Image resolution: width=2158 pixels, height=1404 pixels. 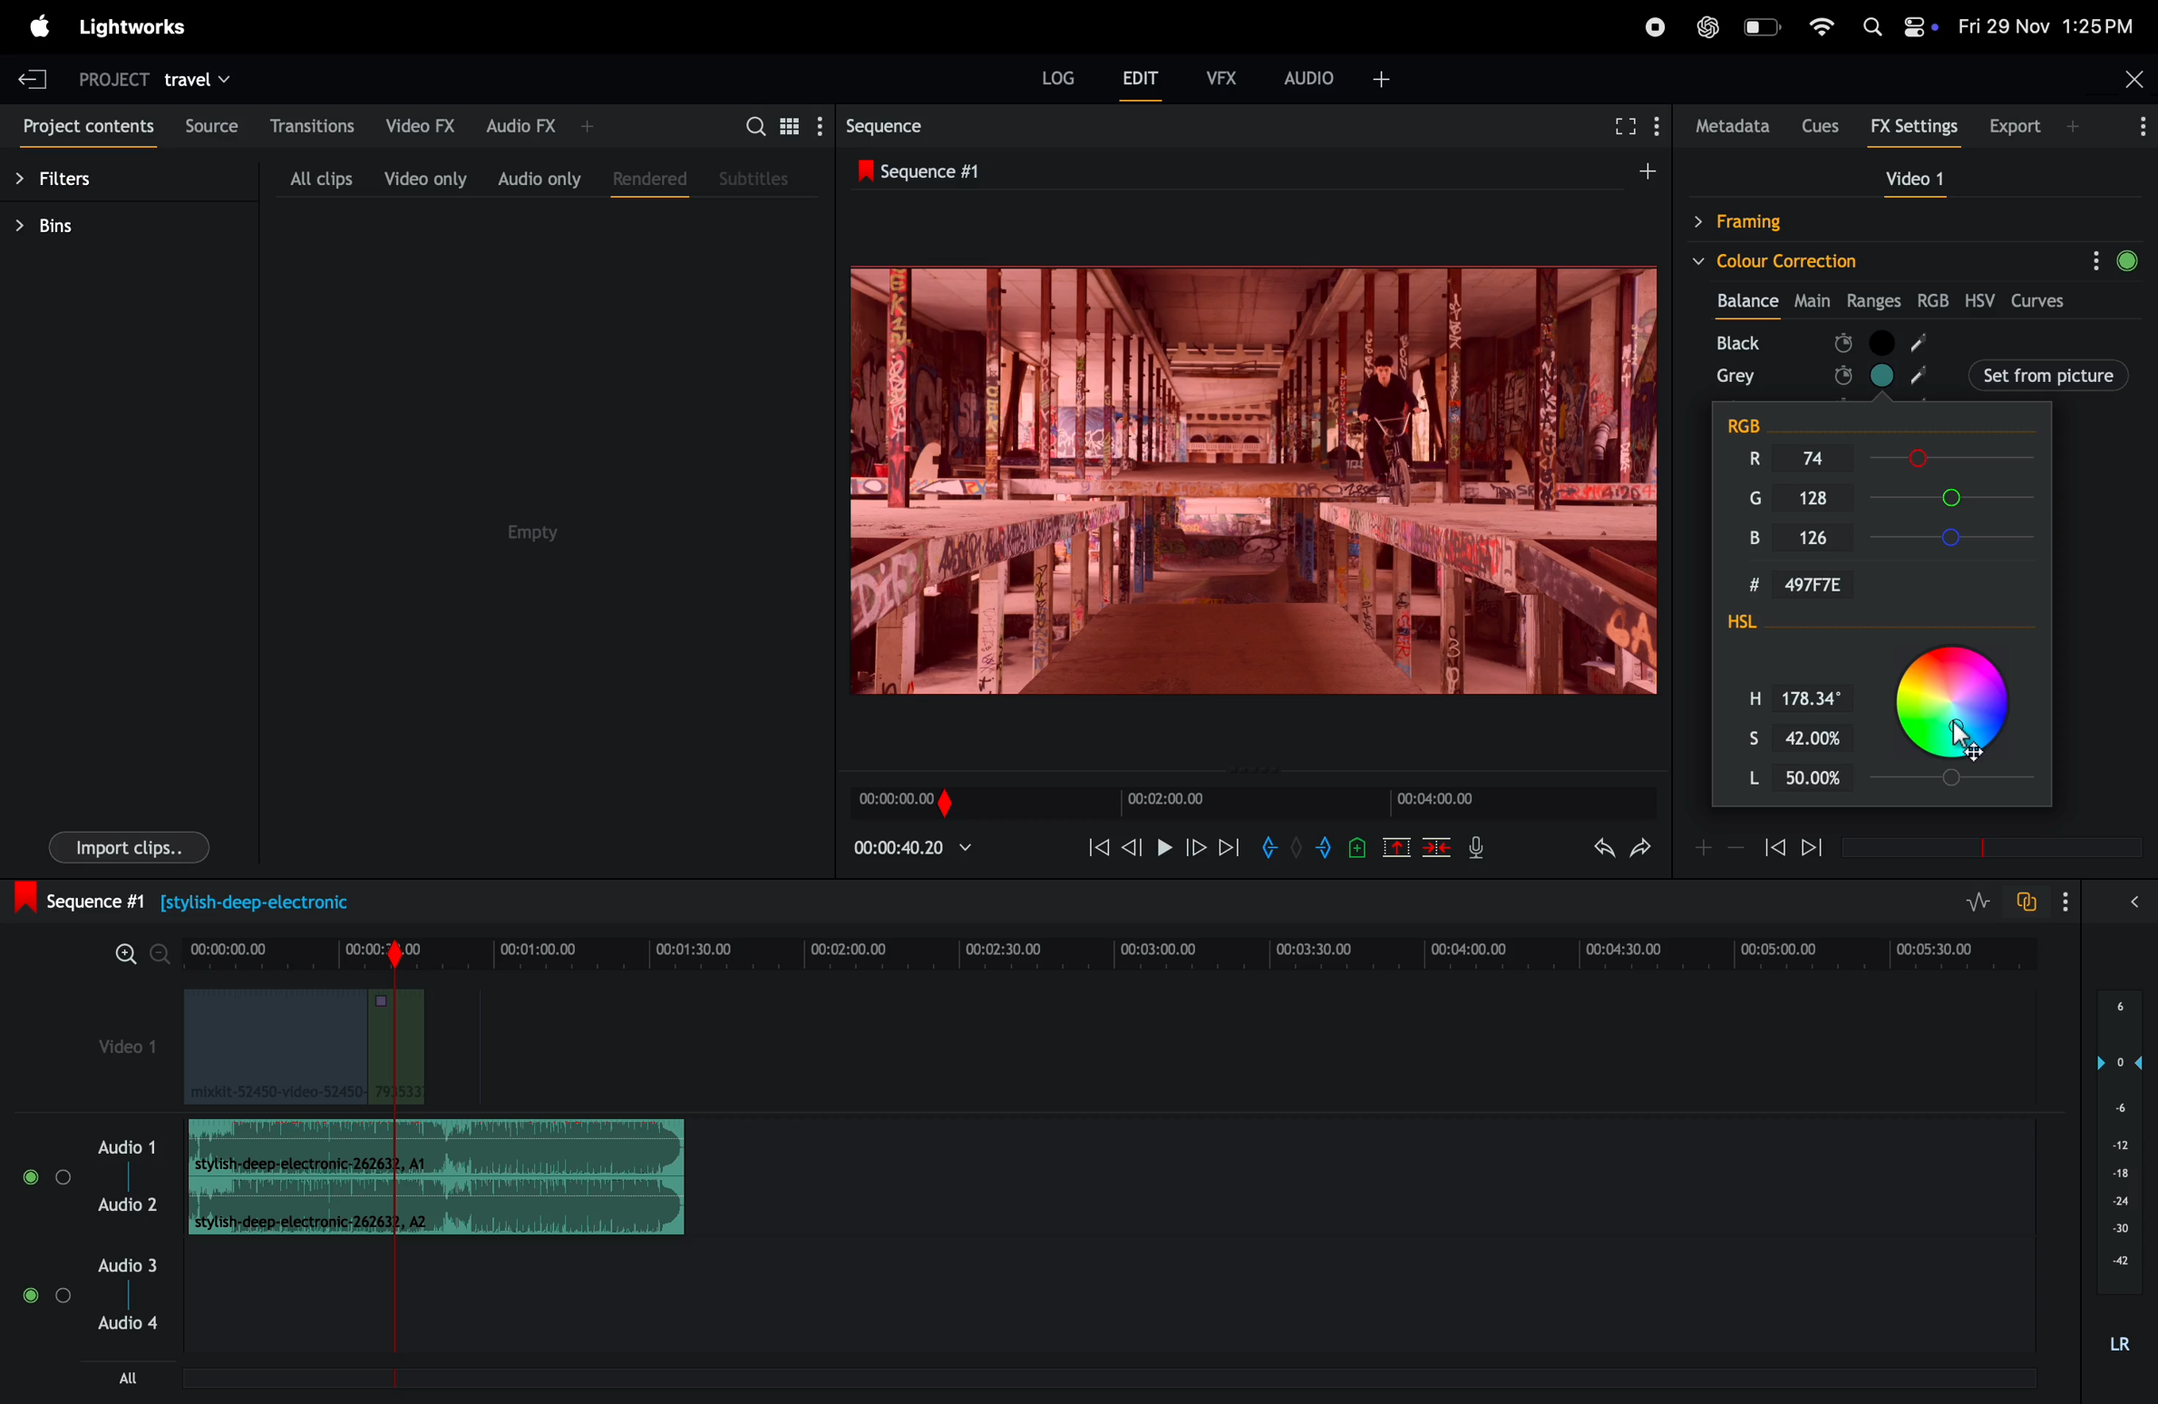 I want to click on project contents, so click(x=87, y=129).